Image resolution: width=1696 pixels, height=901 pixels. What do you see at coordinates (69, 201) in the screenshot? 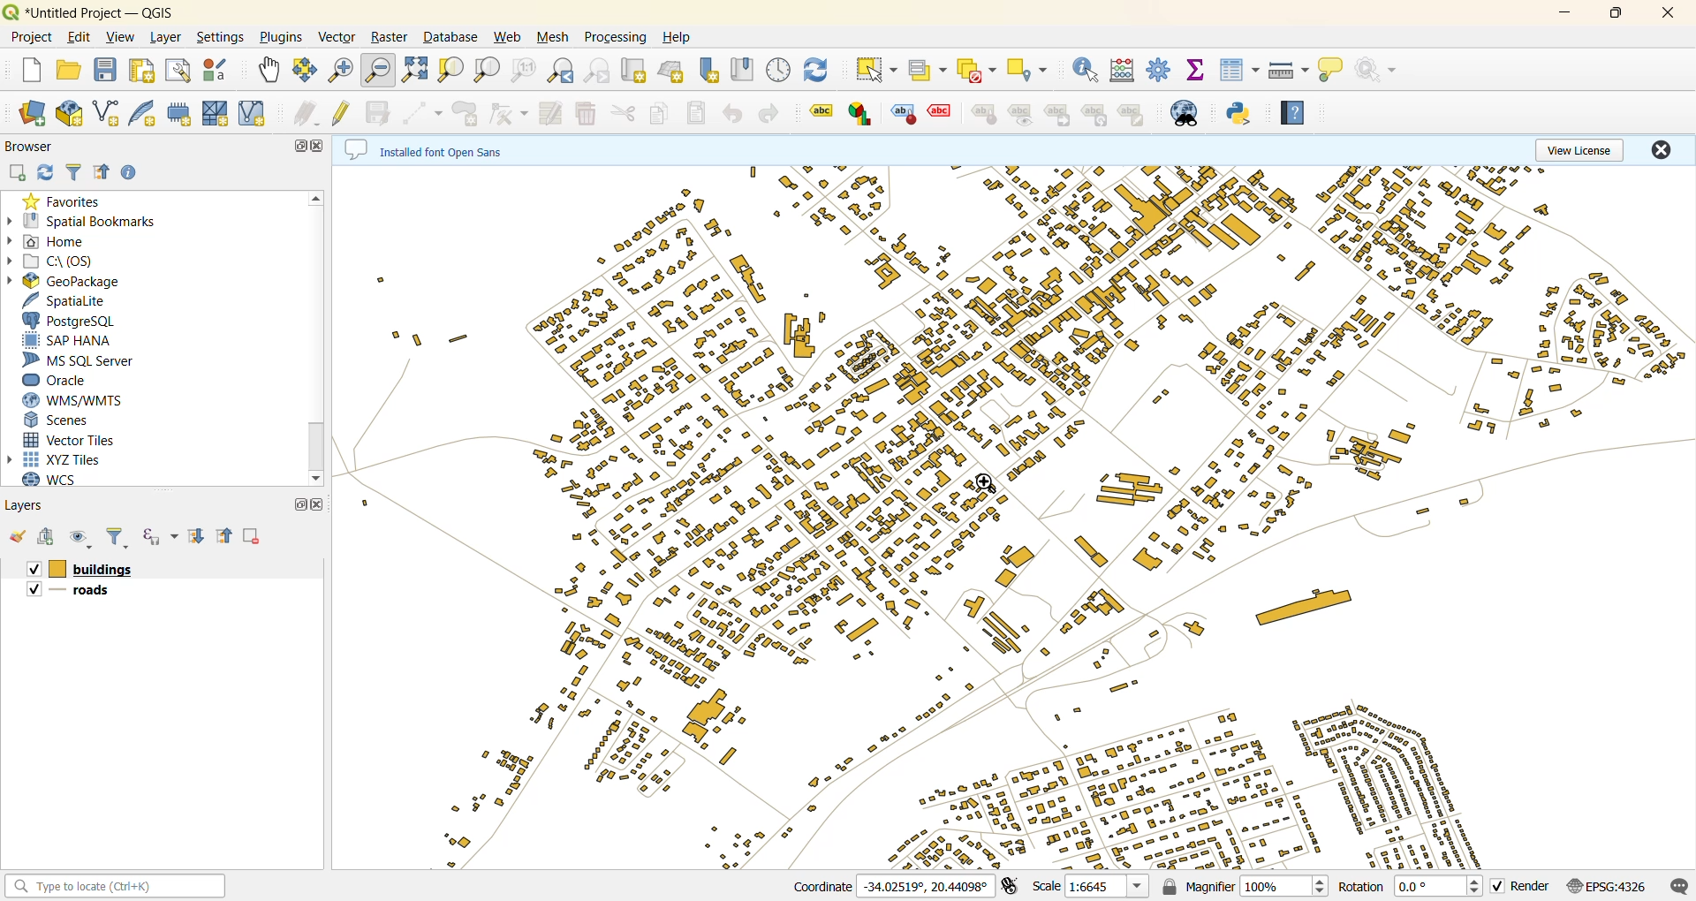
I see `favorites` at bounding box center [69, 201].